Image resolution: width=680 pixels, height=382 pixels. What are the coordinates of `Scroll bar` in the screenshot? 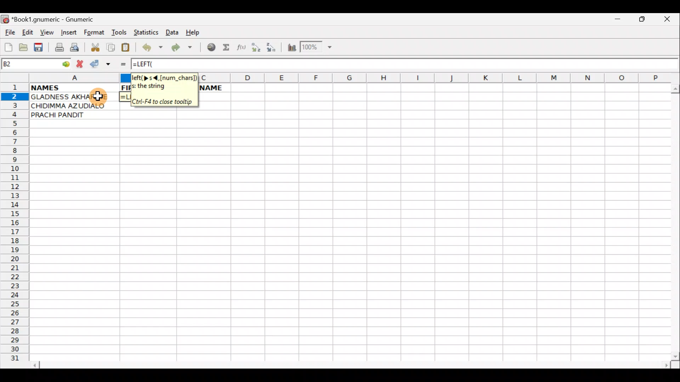 It's located at (352, 364).